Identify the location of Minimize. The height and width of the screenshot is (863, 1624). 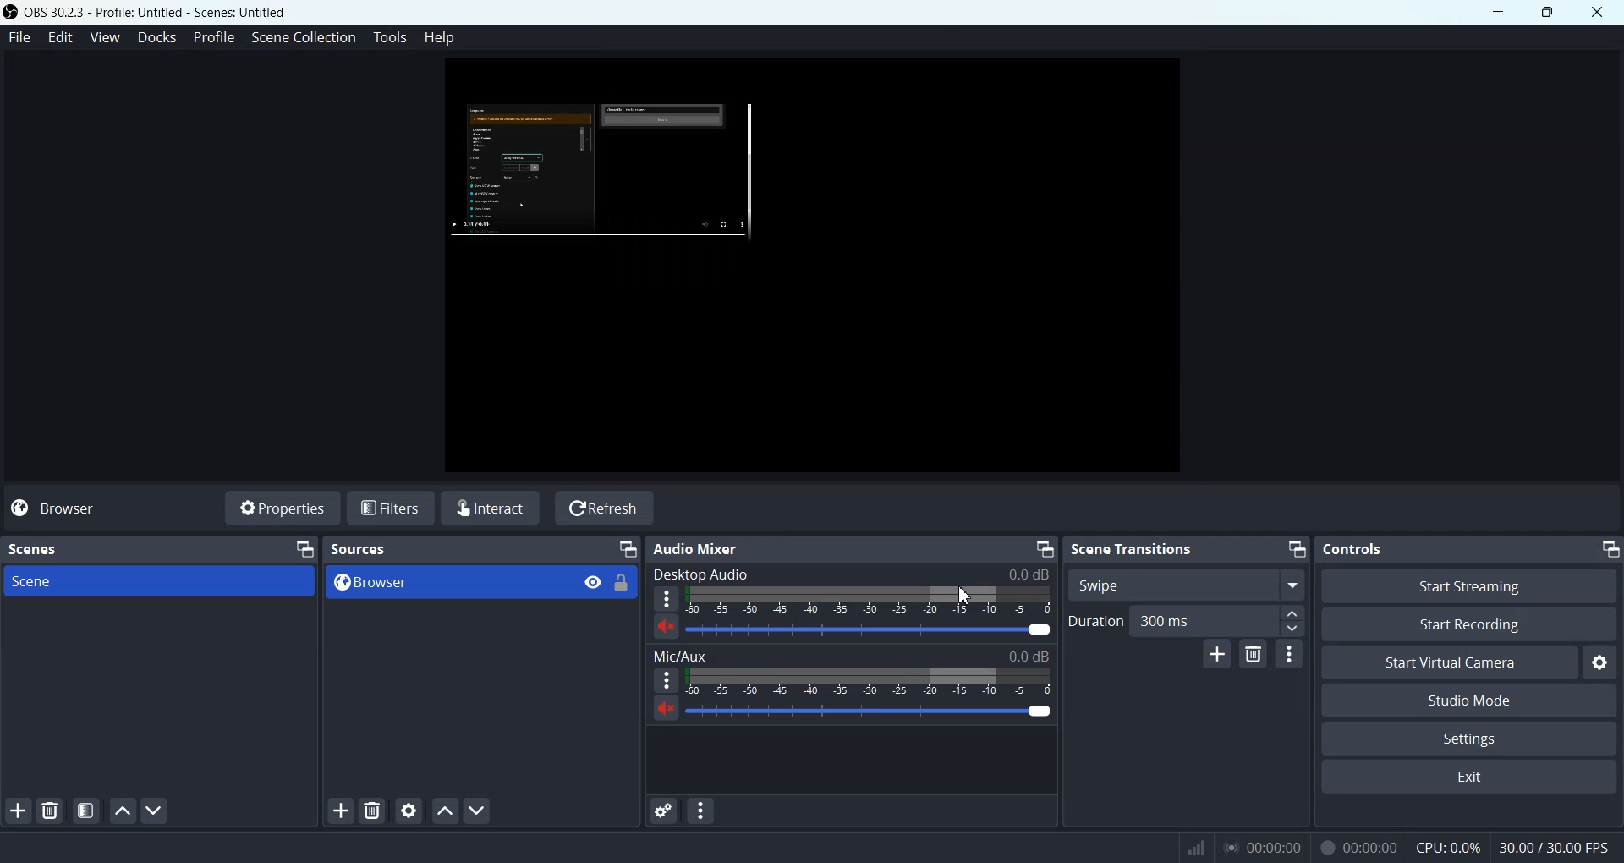
(302, 548).